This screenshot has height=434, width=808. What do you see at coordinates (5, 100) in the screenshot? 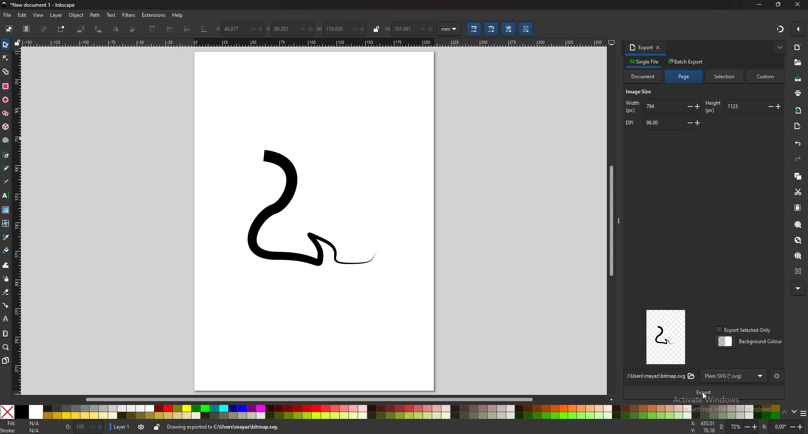
I see `ellipse` at bounding box center [5, 100].